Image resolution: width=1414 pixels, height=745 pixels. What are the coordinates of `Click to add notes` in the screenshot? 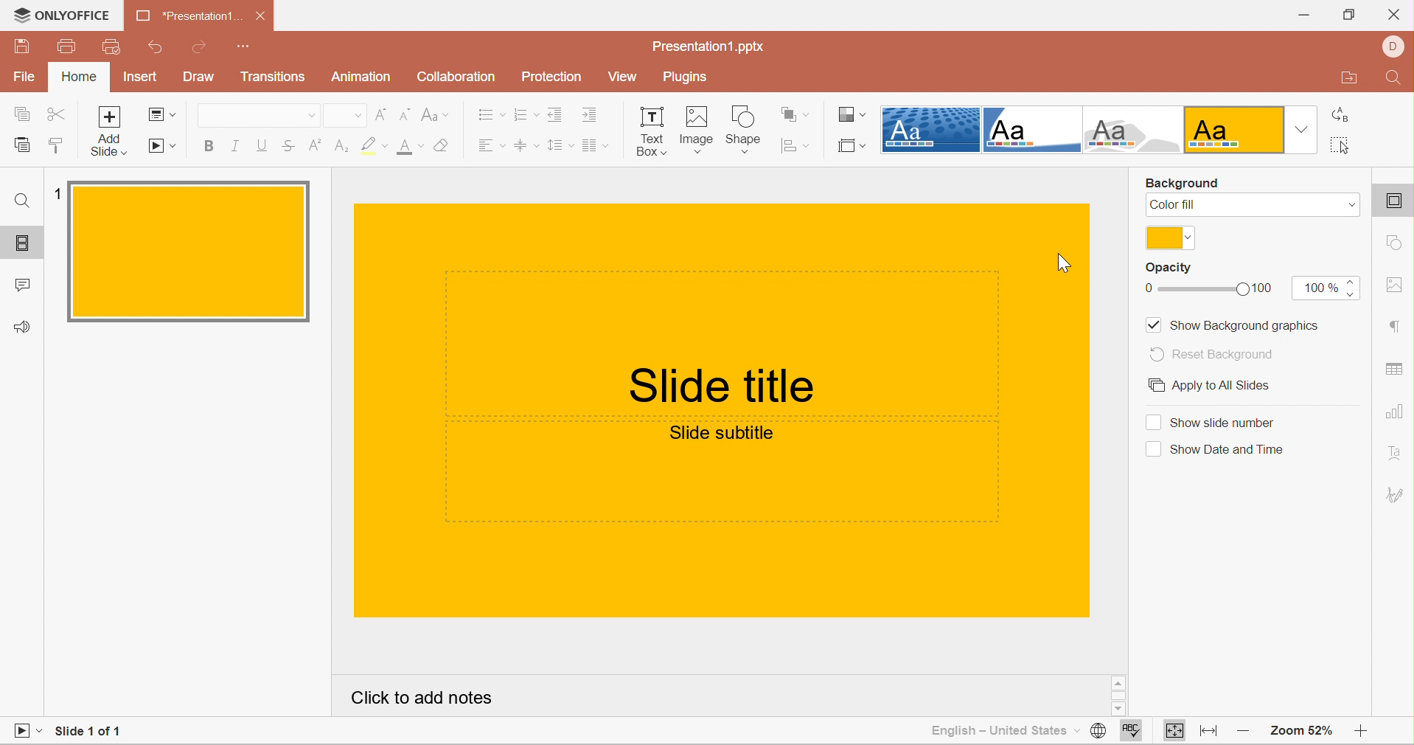 It's located at (417, 696).